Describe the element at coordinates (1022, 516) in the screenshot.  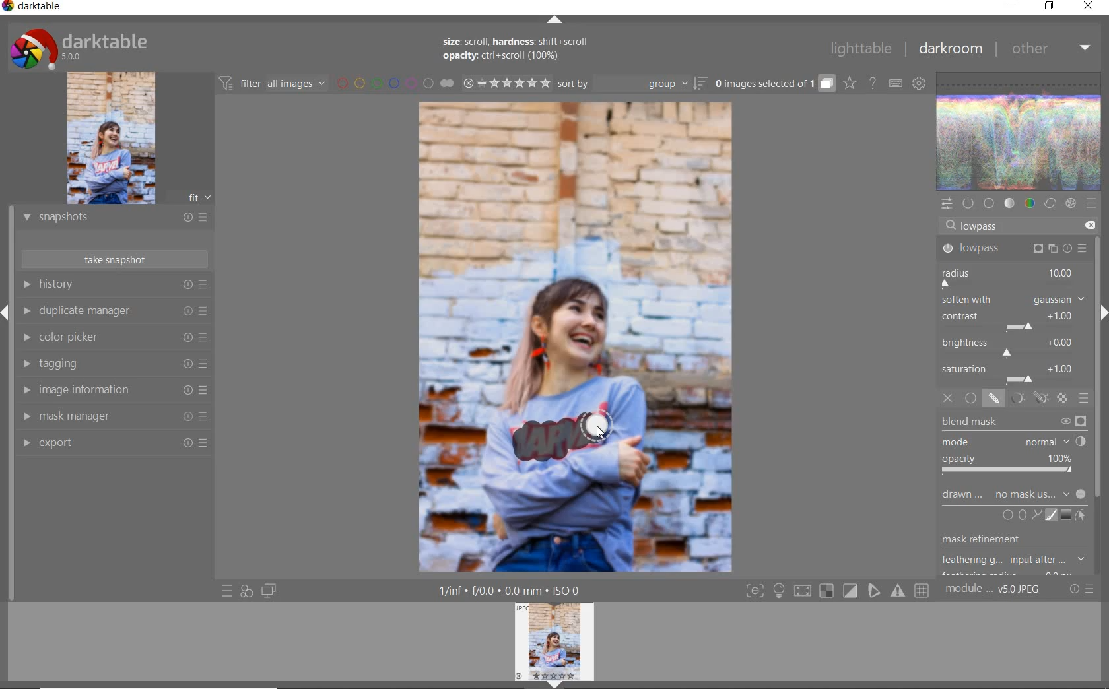
I see `add circle, ellipse, or path` at that location.